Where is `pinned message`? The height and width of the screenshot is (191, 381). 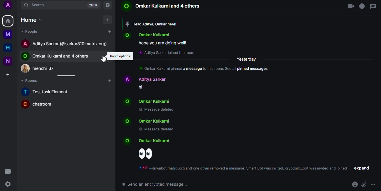
pinned message is located at coordinates (153, 23).